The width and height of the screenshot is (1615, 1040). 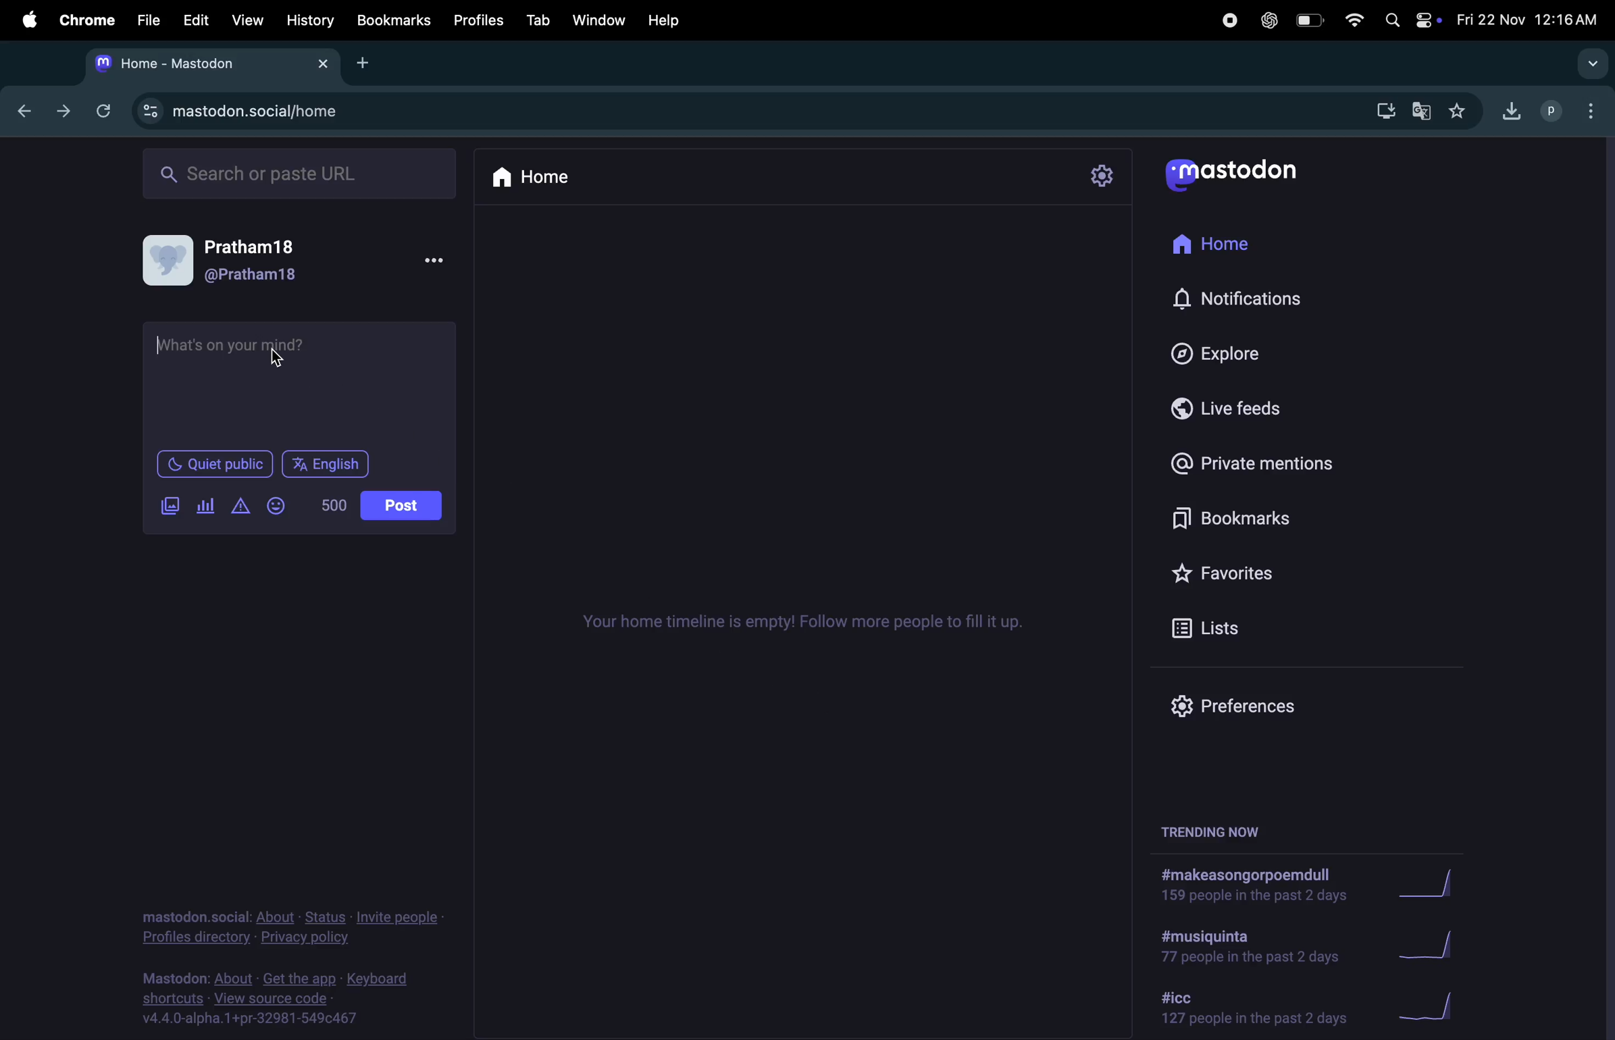 What do you see at coordinates (203, 504) in the screenshot?
I see `poles` at bounding box center [203, 504].